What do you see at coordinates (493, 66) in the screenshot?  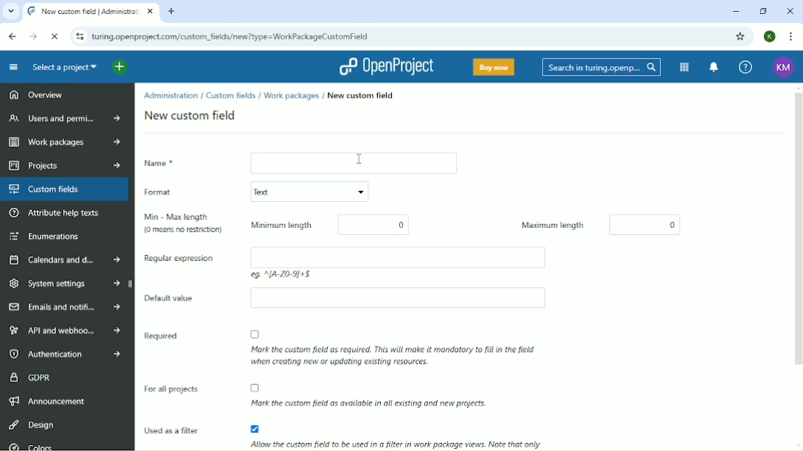 I see `Buy now` at bounding box center [493, 66].